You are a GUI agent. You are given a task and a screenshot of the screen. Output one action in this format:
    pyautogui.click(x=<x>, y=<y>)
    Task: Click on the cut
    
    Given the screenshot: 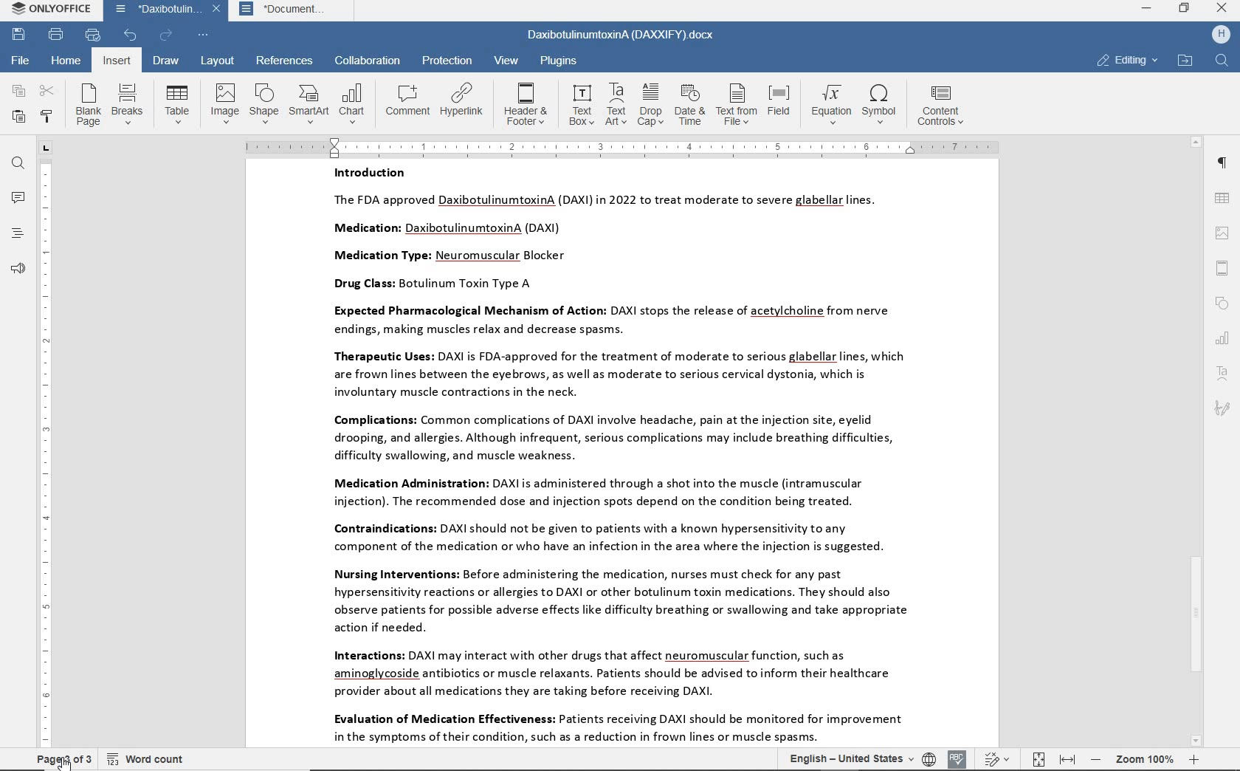 What is the action you would take?
    pyautogui.click(x=47, y=91)
    